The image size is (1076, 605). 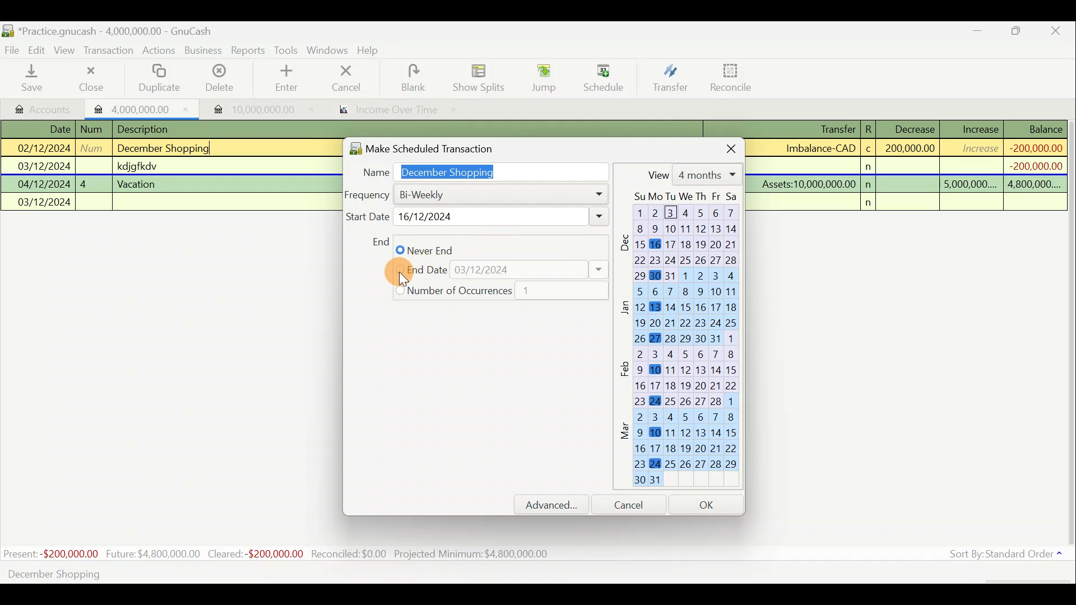 What do you see at coordinates (466, 295) in the screenshot?
I see `Yearly` at bounding box center [466, 295].